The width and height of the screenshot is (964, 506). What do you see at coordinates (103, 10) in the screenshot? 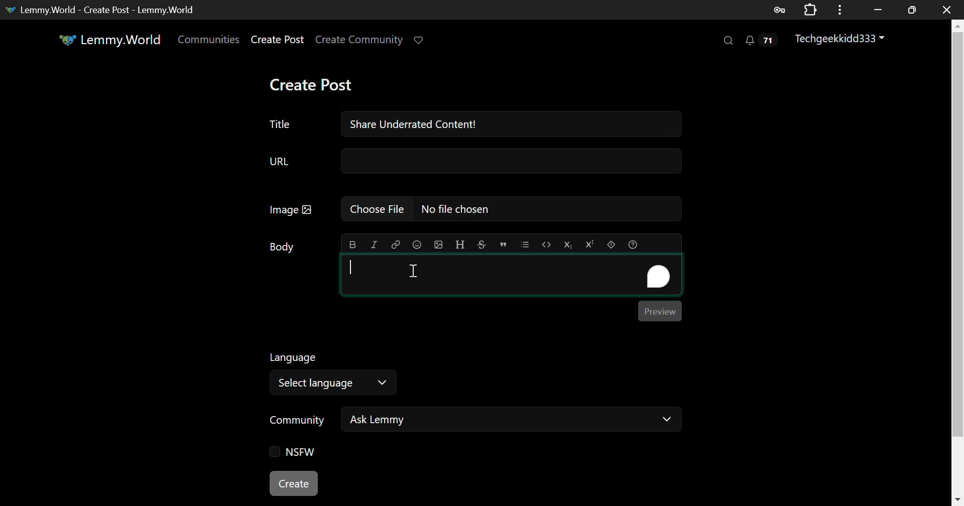
I see `Lemmy.World - Create Post - Lemmy.World` at bounding box center [103, 10].